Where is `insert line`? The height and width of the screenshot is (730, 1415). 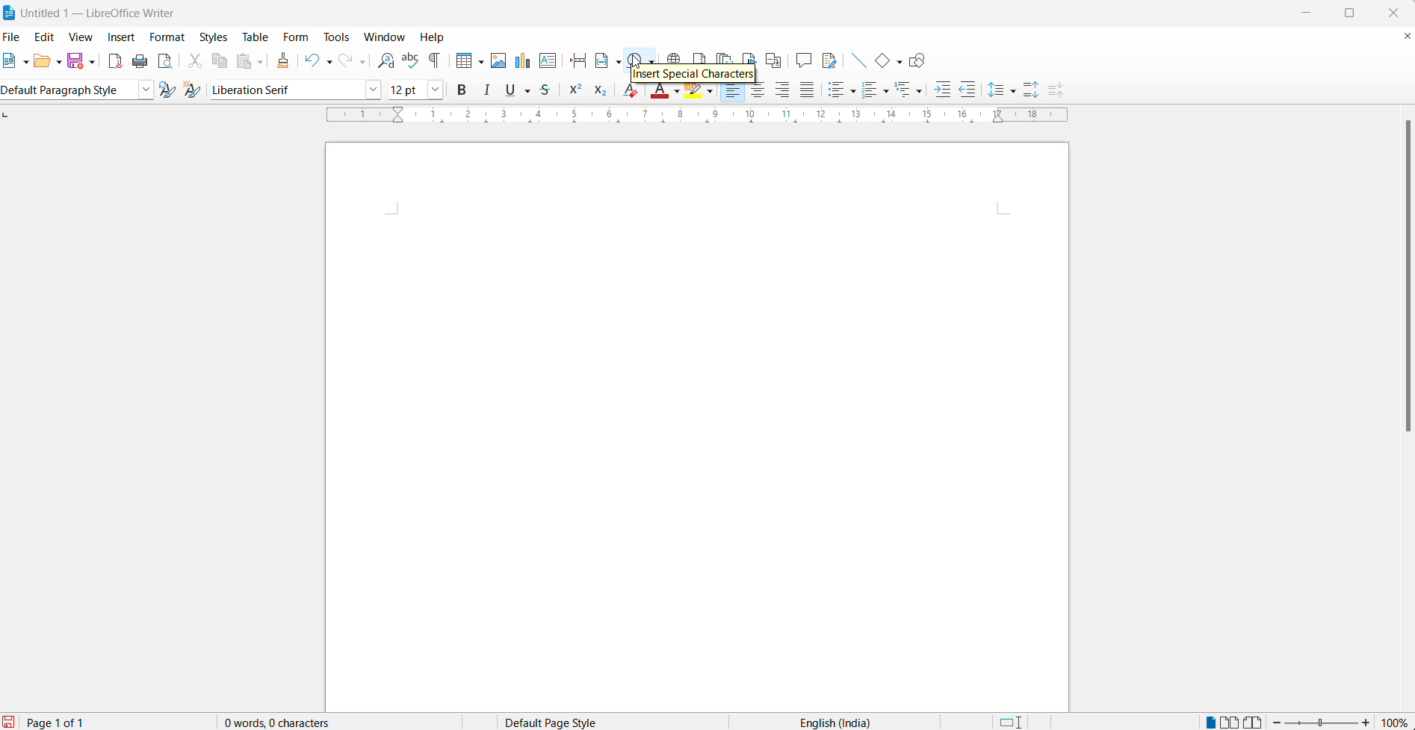
insert line is located at coordinates (857, 61).